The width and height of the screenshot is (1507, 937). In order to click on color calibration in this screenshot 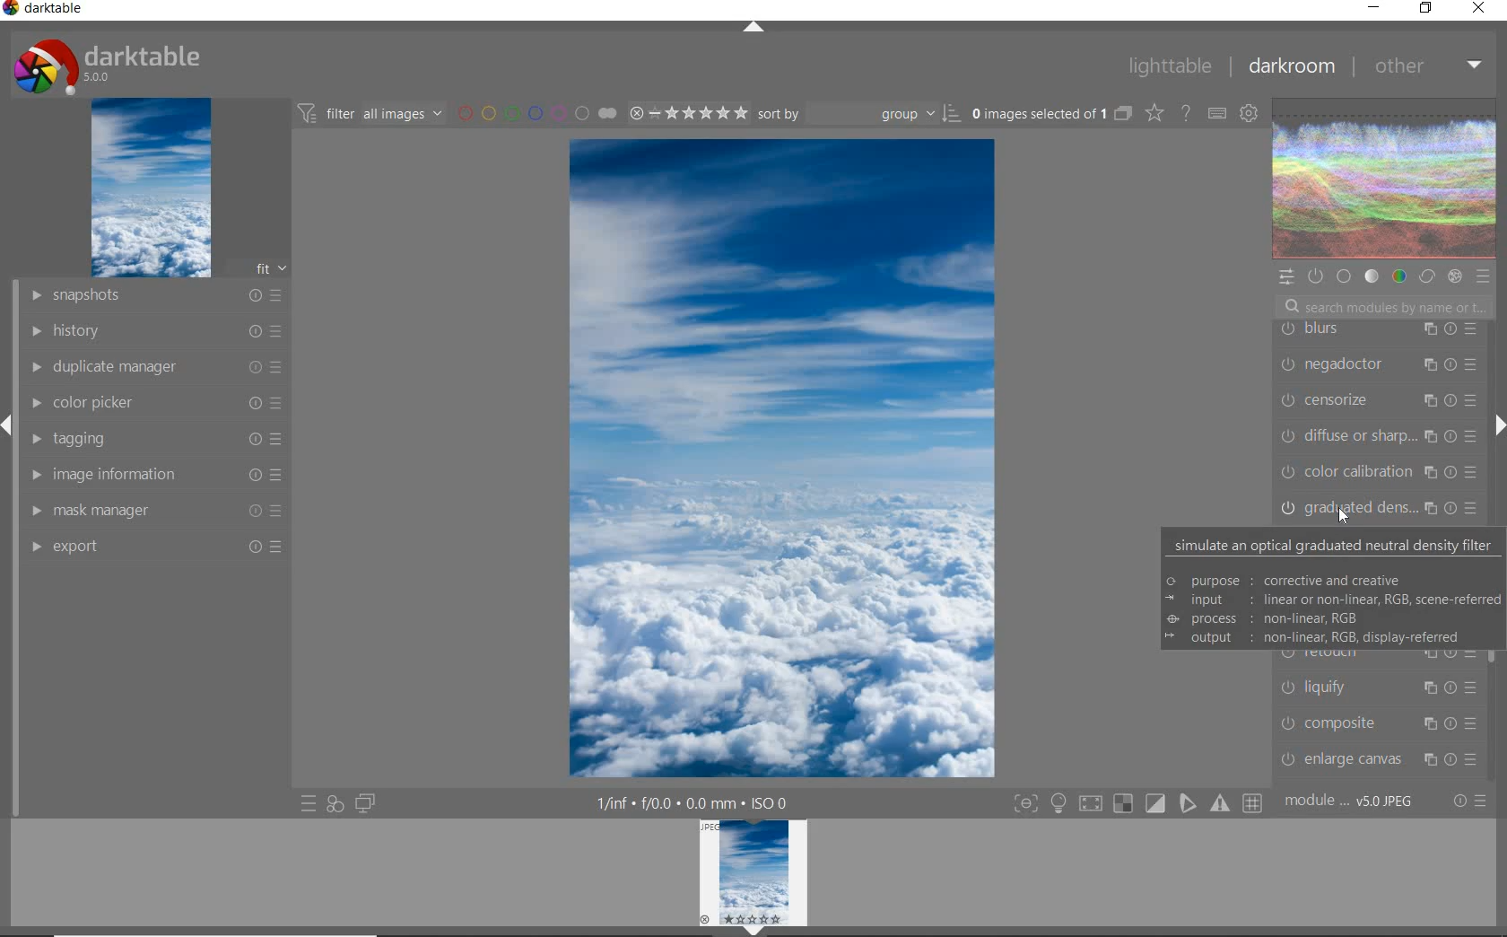, I will do `click(1380, 472)`.